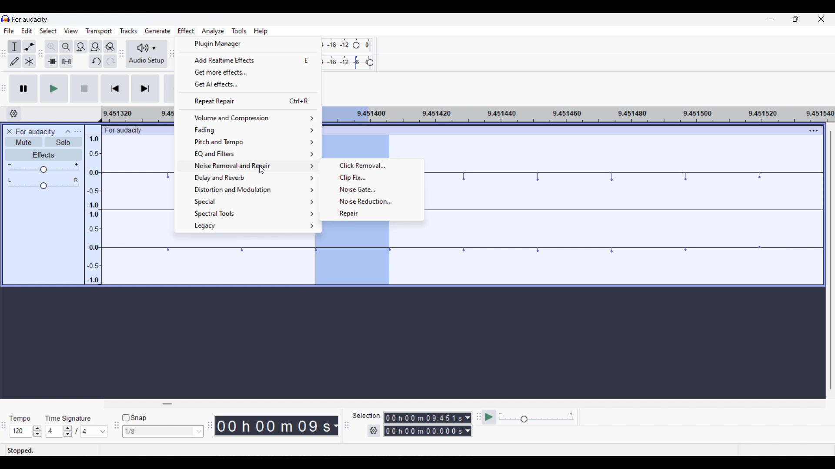 This screenshot has height=469, width=835. What do you see at coordinates (489, 418) in the screenshot?
I see `Play at speed/Play at speed once` at bounding box center [489, 418].